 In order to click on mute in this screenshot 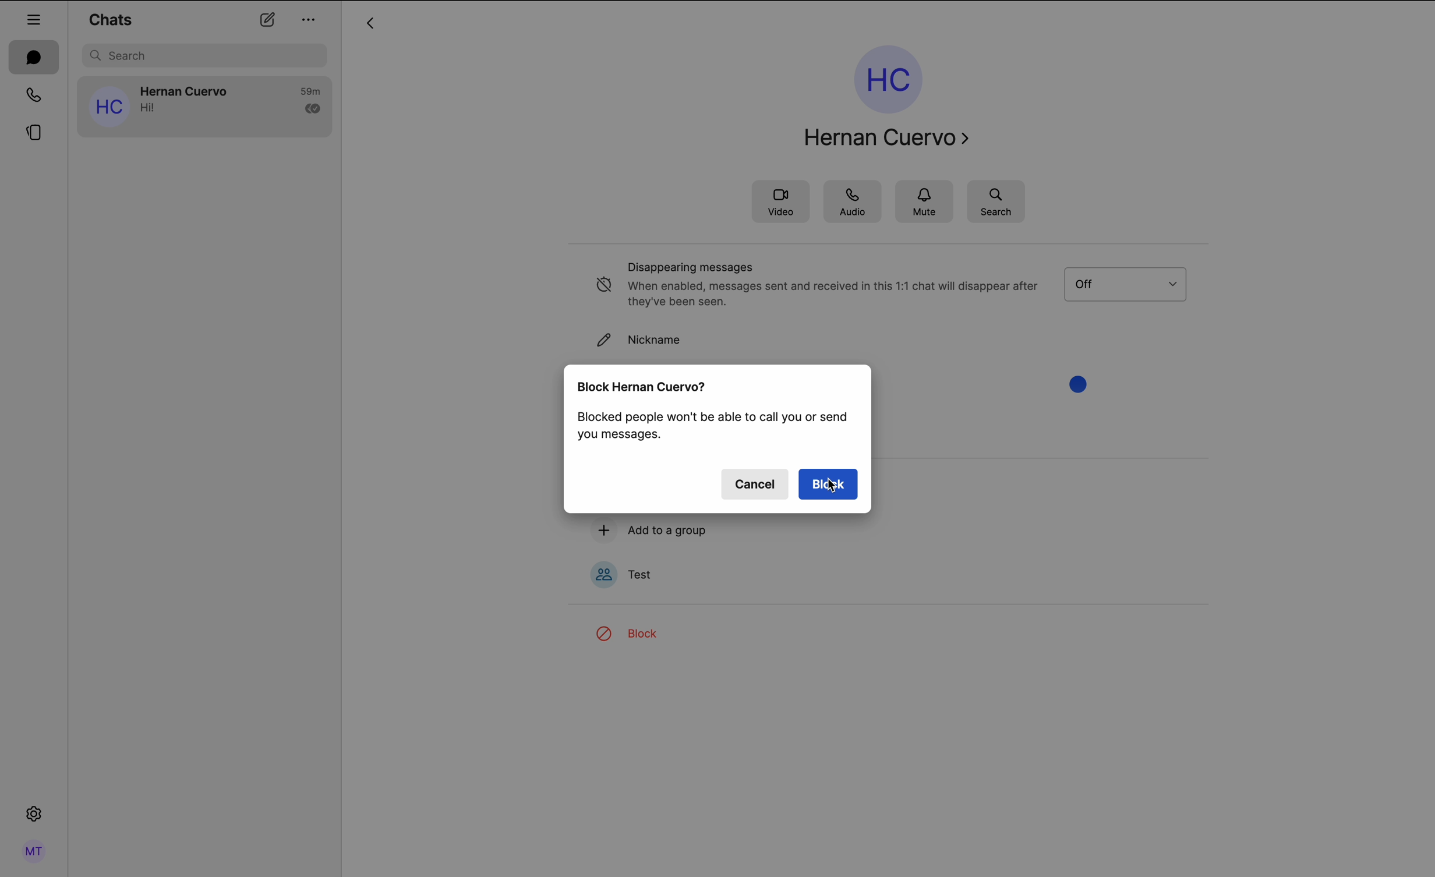, I will do `click(926, 202)`.